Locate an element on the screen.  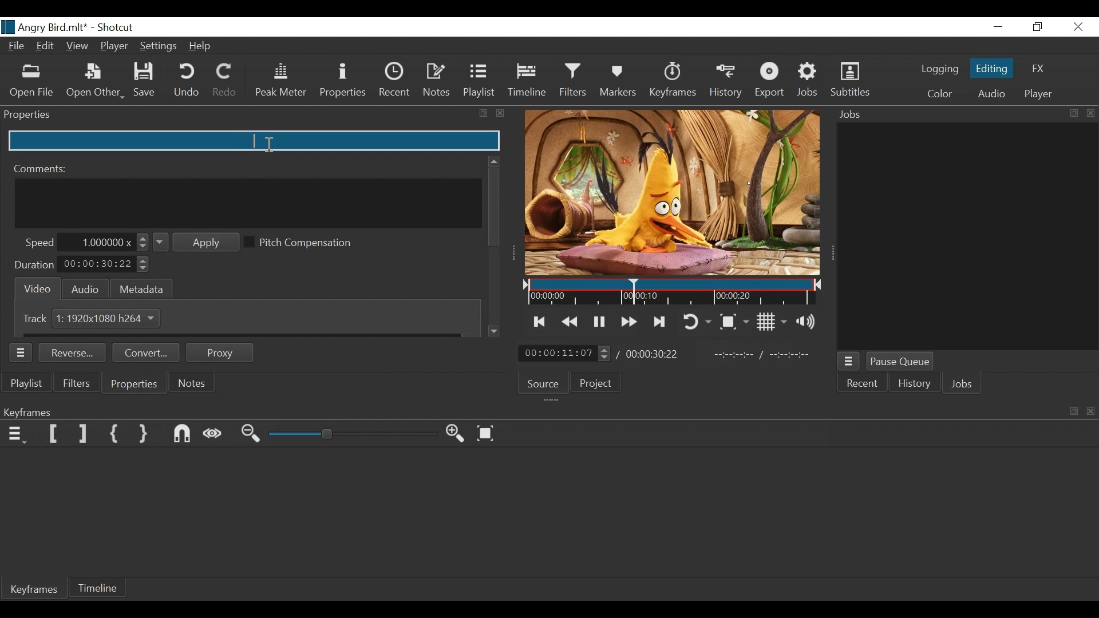
Properties Panel is located at coordinates (254, 115).